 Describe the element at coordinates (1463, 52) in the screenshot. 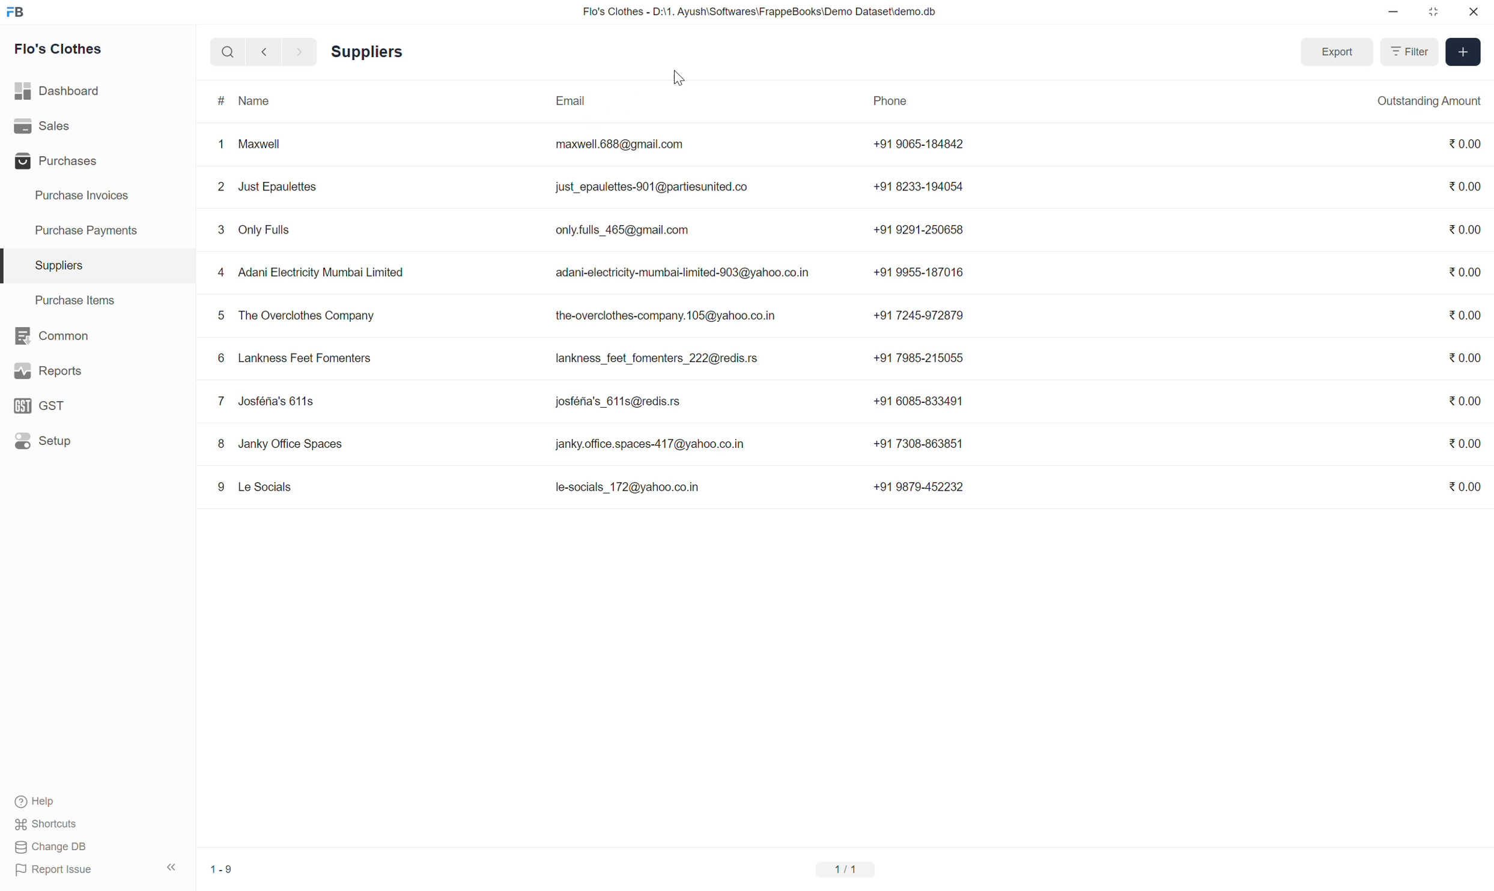

I see `Add` at that location.